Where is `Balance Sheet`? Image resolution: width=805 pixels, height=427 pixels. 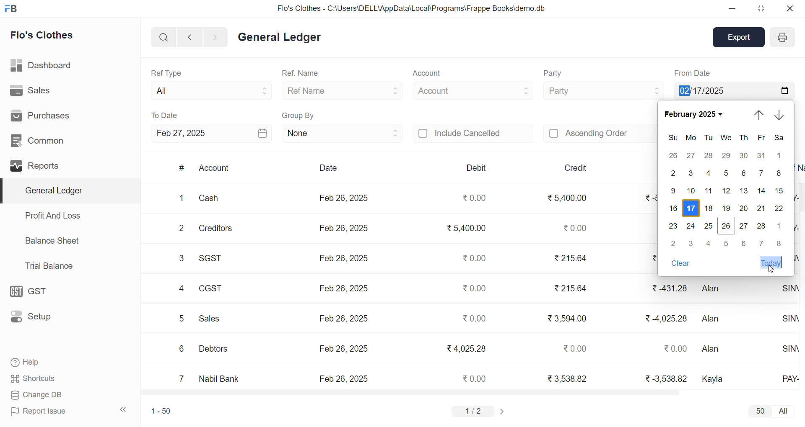 Balance Sheet is located at coordinates (53, 240).